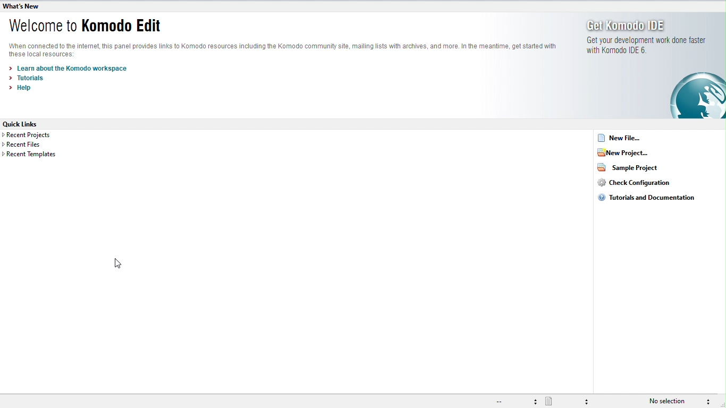 This screenshot has width=726, height=408. What do you see at coordinates (634, 168) in the screenshot?
I see `sample project` at bounding box center [634, 168].